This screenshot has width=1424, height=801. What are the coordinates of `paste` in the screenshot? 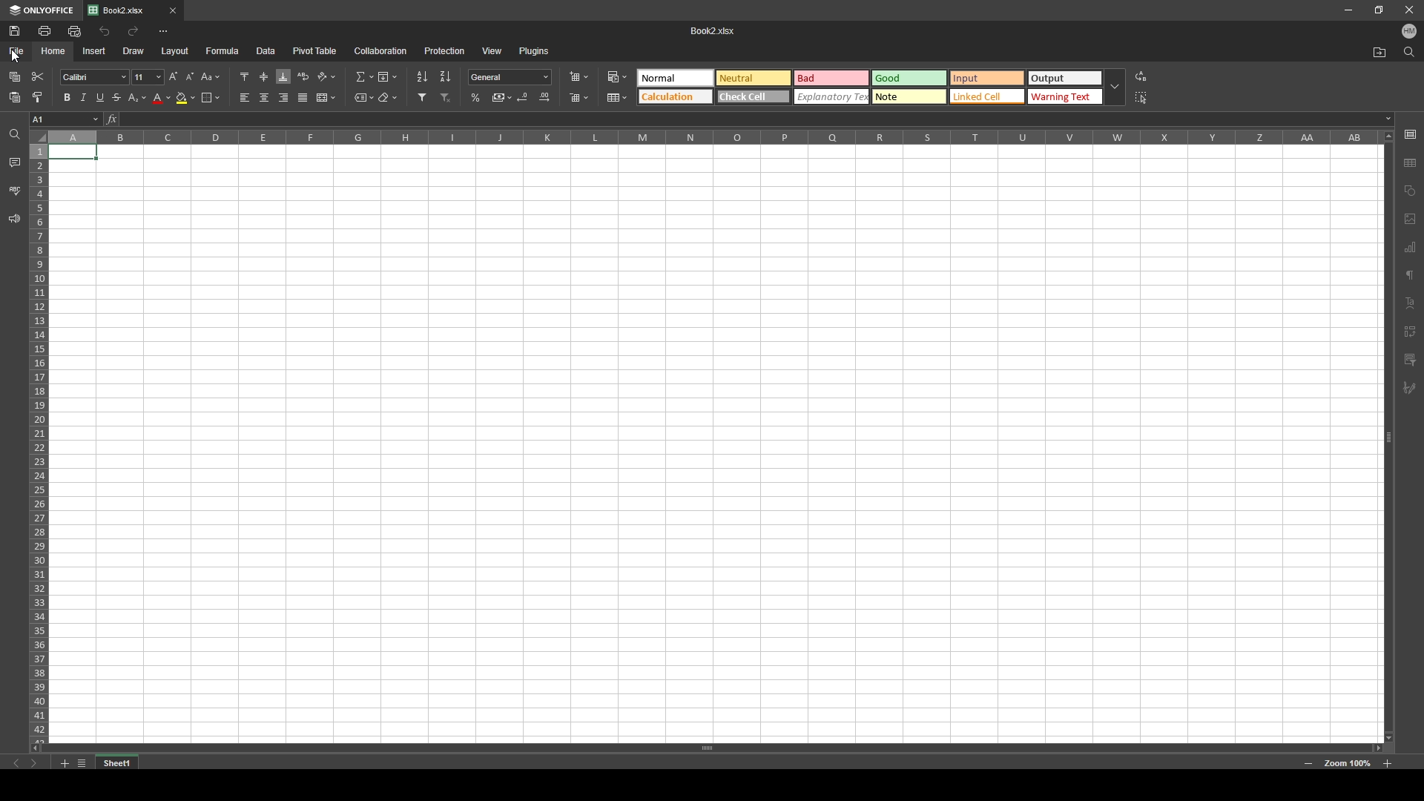 It's located at (15, 97).